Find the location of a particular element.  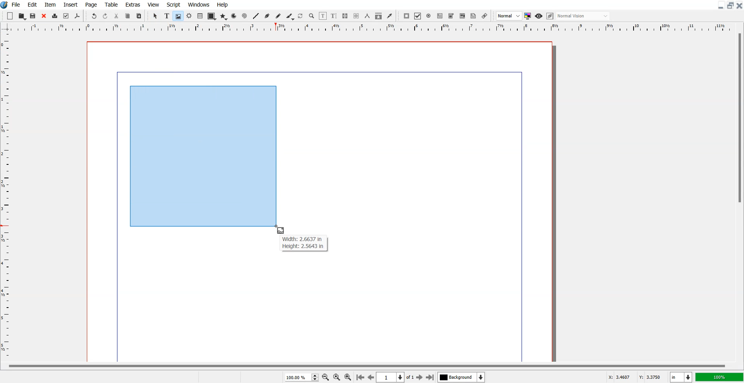

Select the visual appearance is located at coordinates (584, 16).